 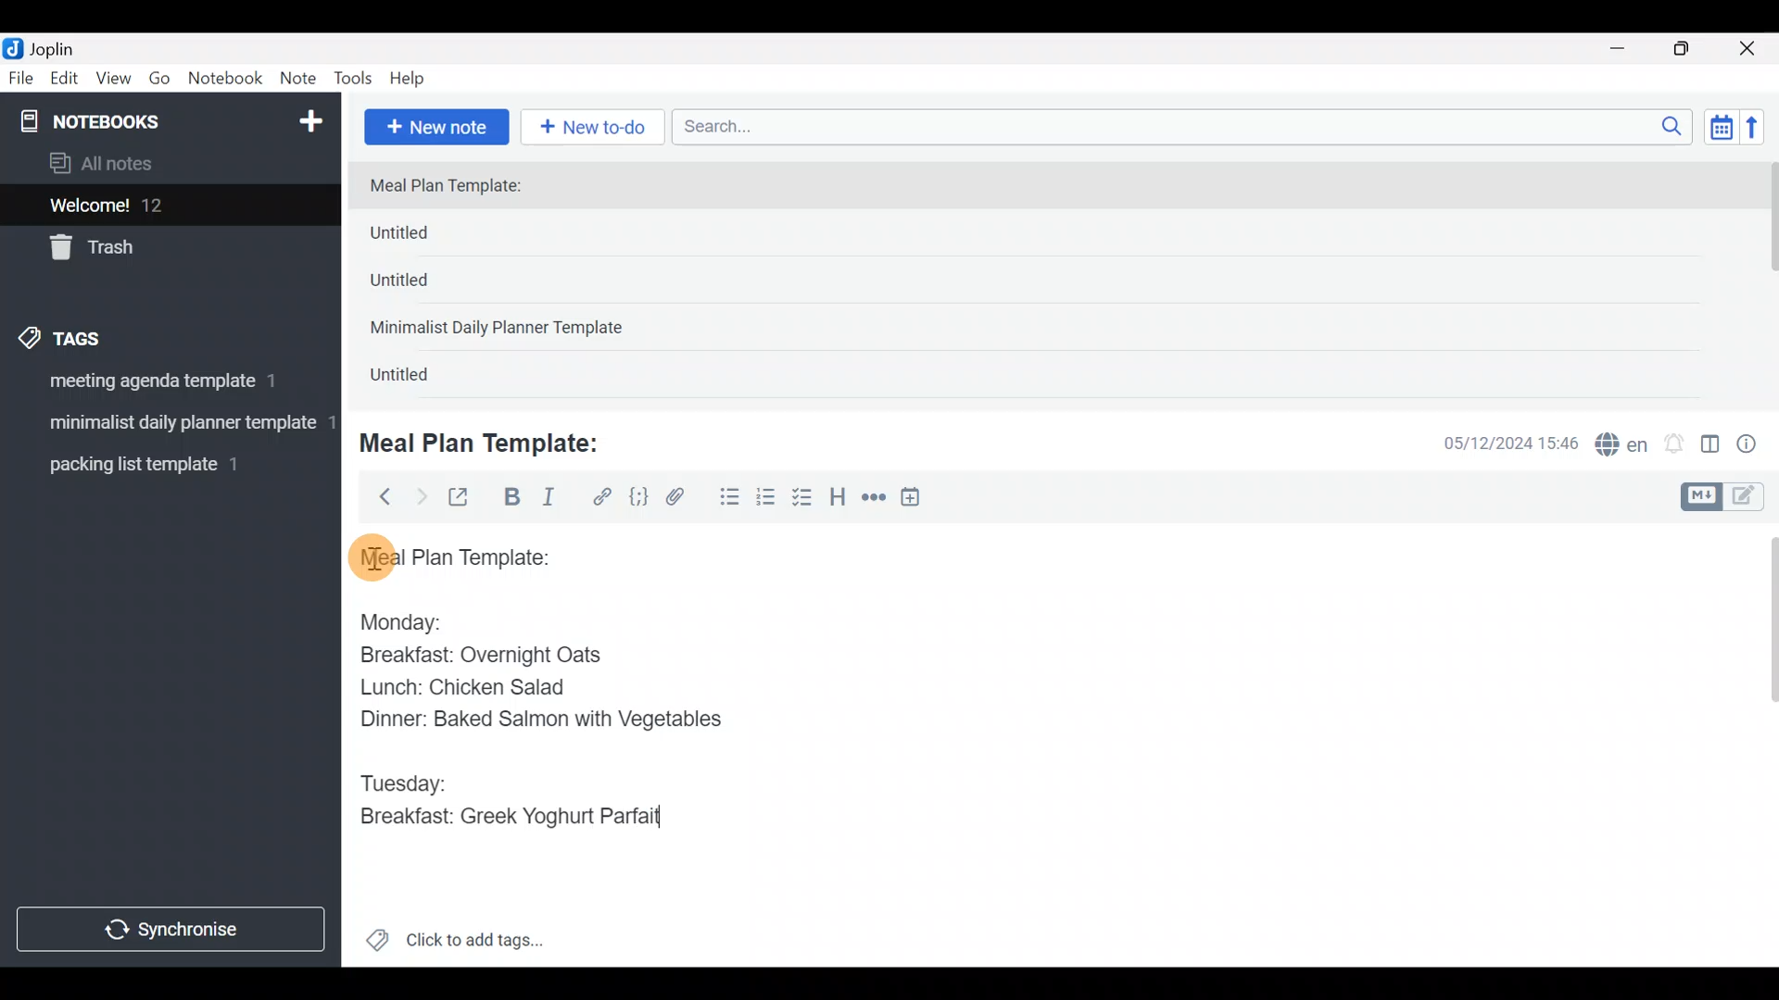 What do you see at coordinates (388, 619) in the screenshot?
I see `Monday:` at bounding box center [388, 619].